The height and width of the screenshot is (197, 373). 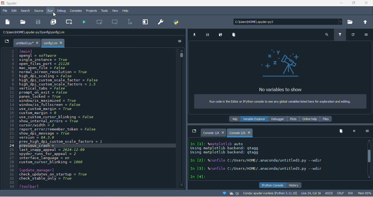 What do you see at coordinates (92, 11) in the screenshot?
I see `projects` at bounding box center [92, 11].